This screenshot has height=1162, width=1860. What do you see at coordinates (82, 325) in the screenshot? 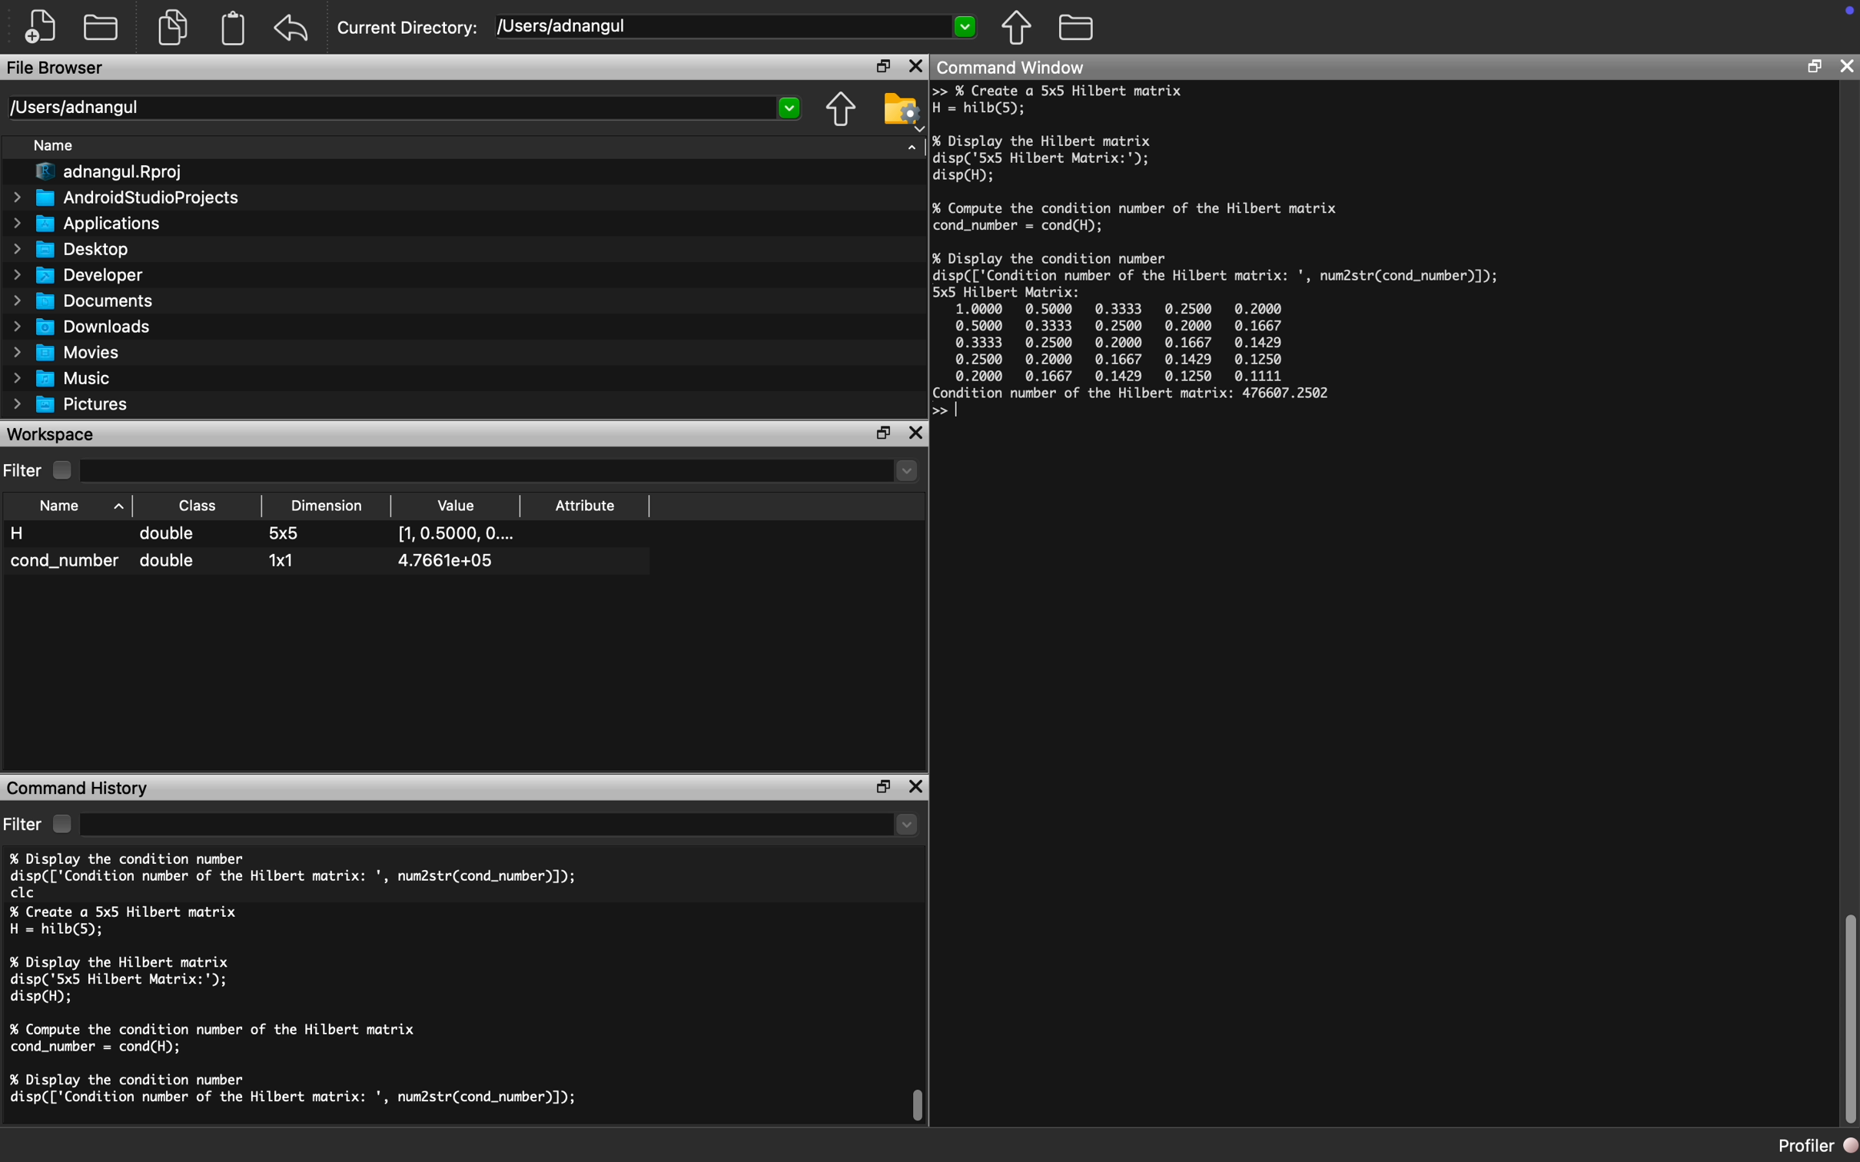
I see `Downloads` at bounding box center [82, 325].